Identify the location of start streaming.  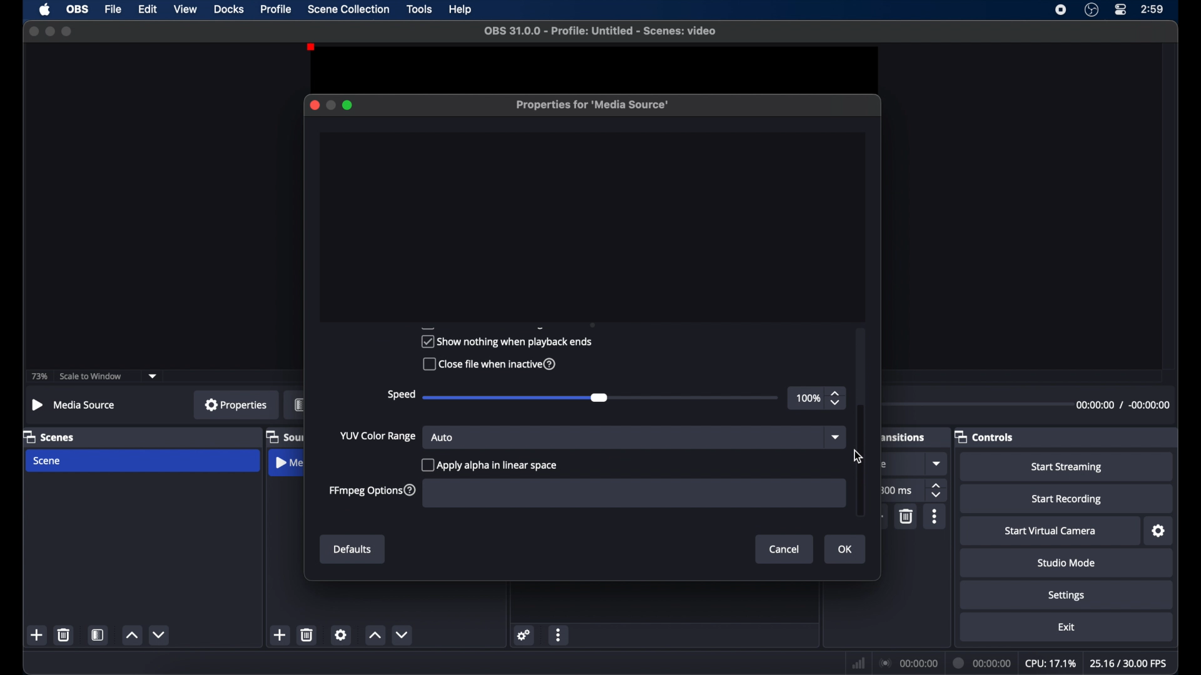
(1067, 467).